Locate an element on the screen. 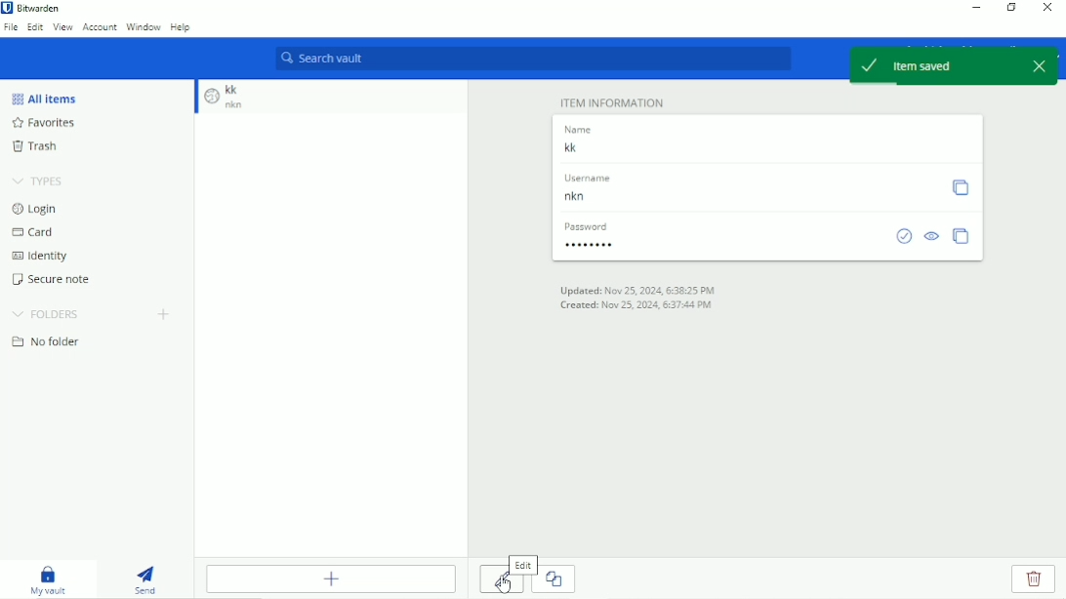 This screenshot has height=599, width=1066. Restore down is located at coordinates (1013, 8).